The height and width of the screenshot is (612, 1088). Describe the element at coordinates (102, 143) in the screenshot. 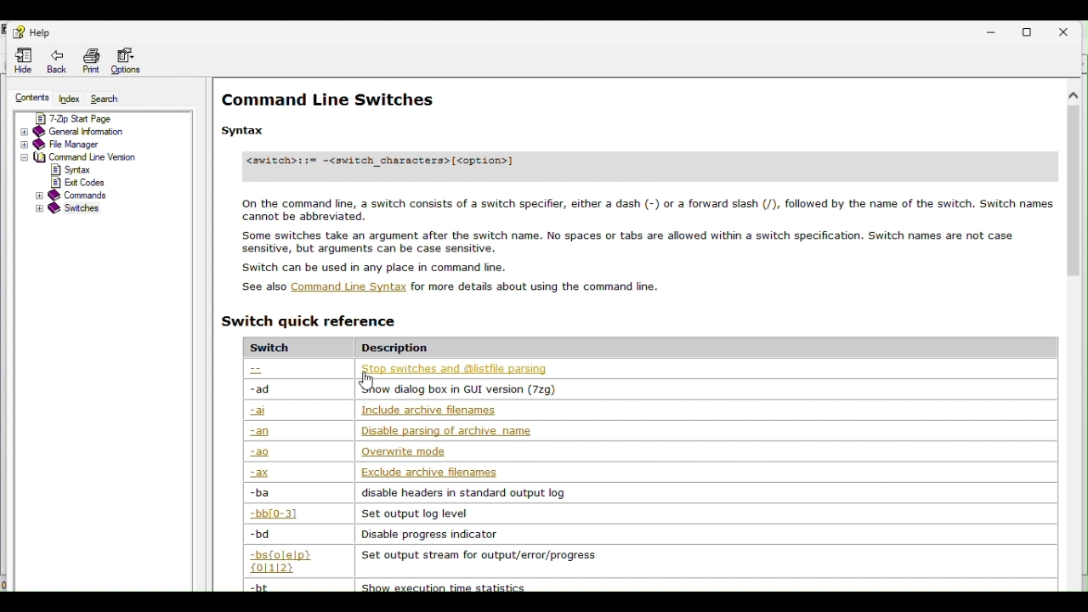

I see `File manager` at that location.